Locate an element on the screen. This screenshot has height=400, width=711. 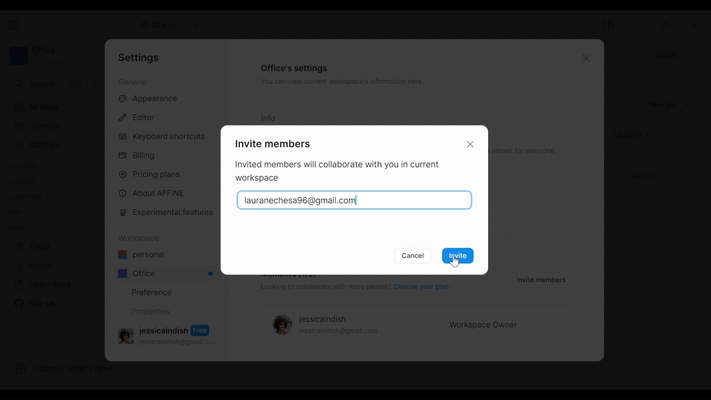
Updated is located at coordinates (636, 136).